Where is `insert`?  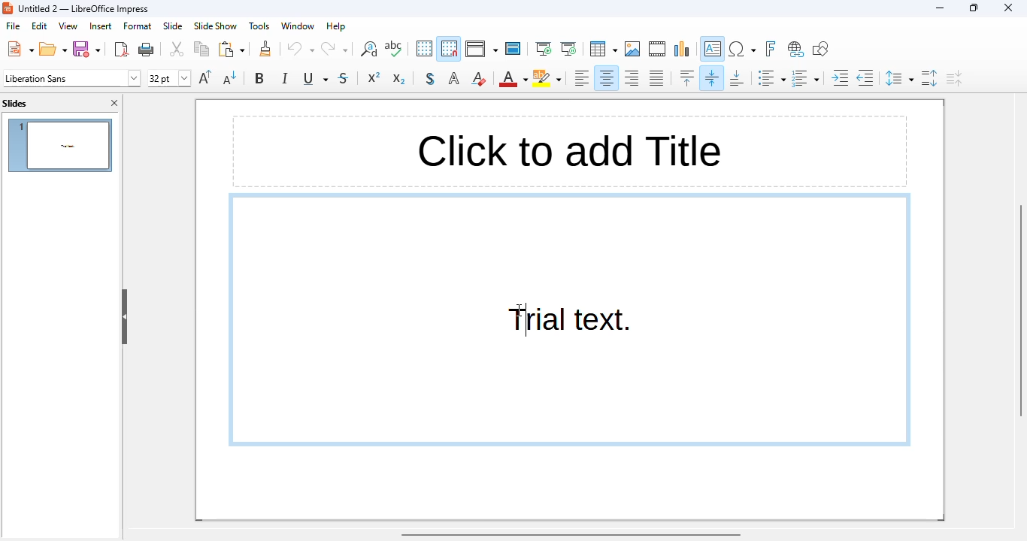
insert is located at coordinates (99, 26).